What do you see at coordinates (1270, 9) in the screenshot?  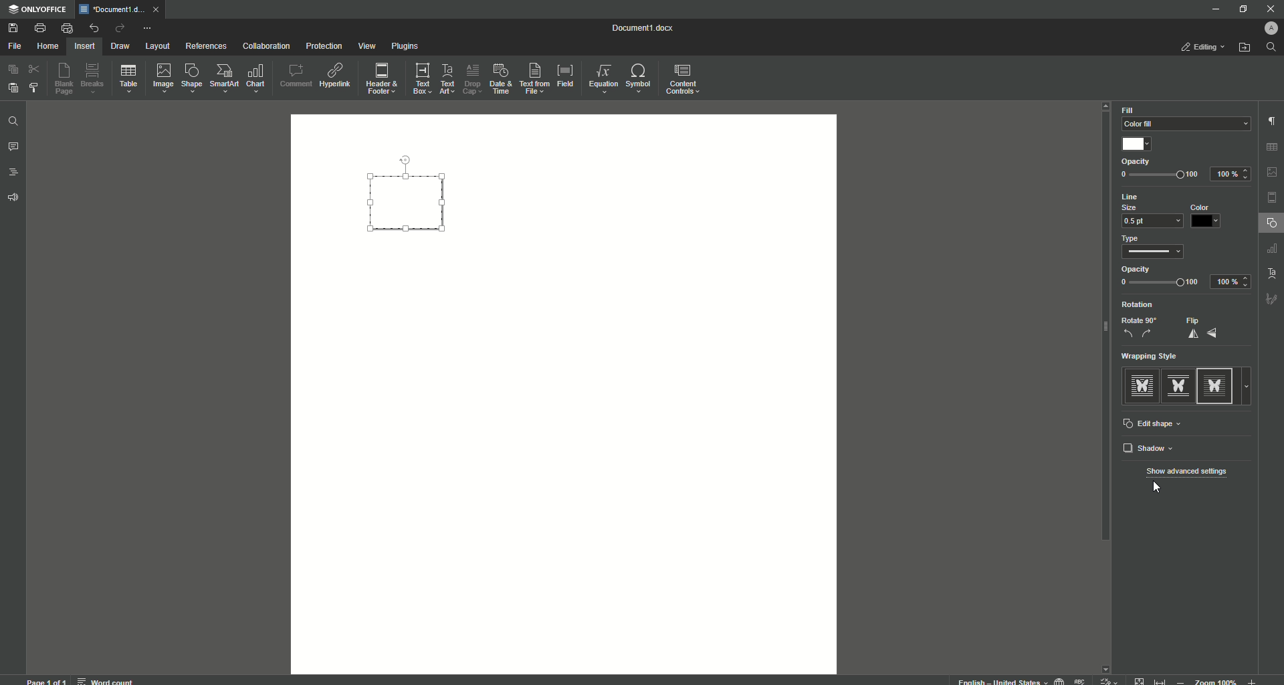 I see `Close` at bounding box center [1270, 9].